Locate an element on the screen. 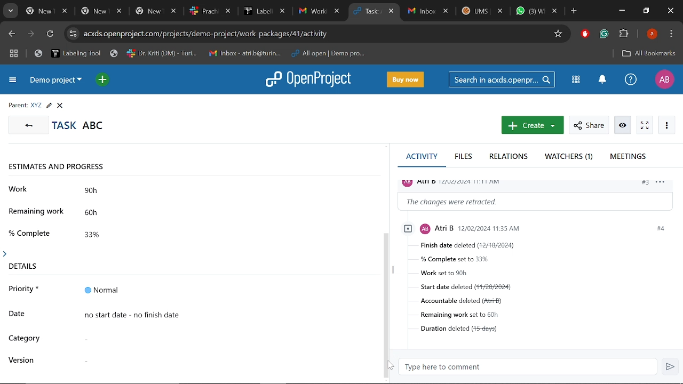 This screenshot has height=384, width=683. #4 is located at coordinates (660, 228).